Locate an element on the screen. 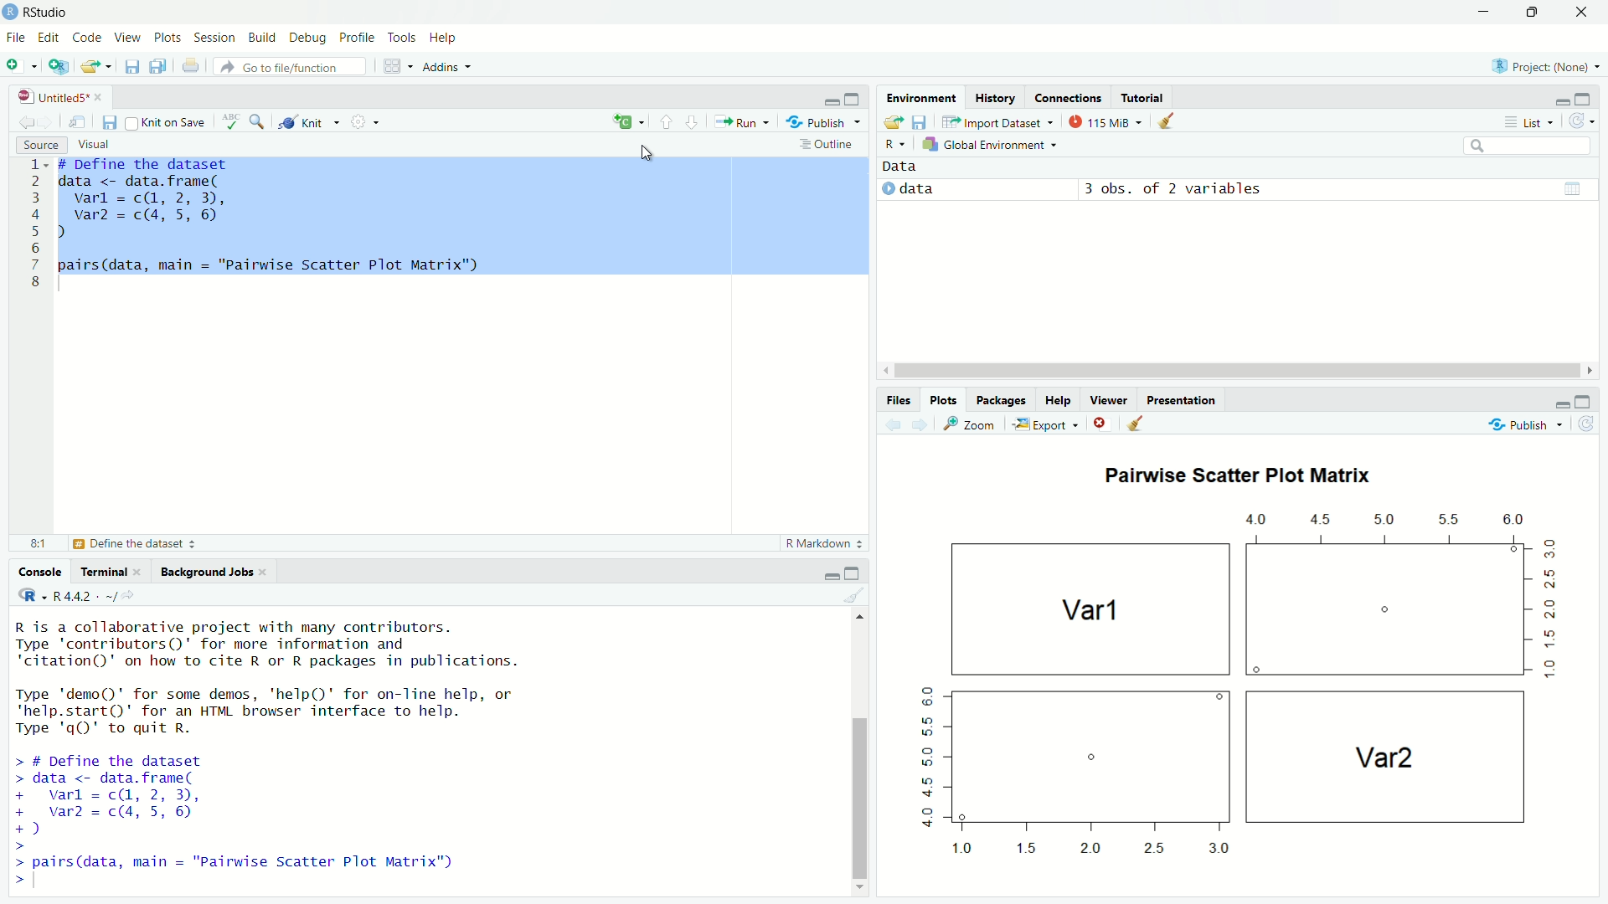 This screenshot has width=1608, height=904. Minimize is located at coordinates (1484, 10).